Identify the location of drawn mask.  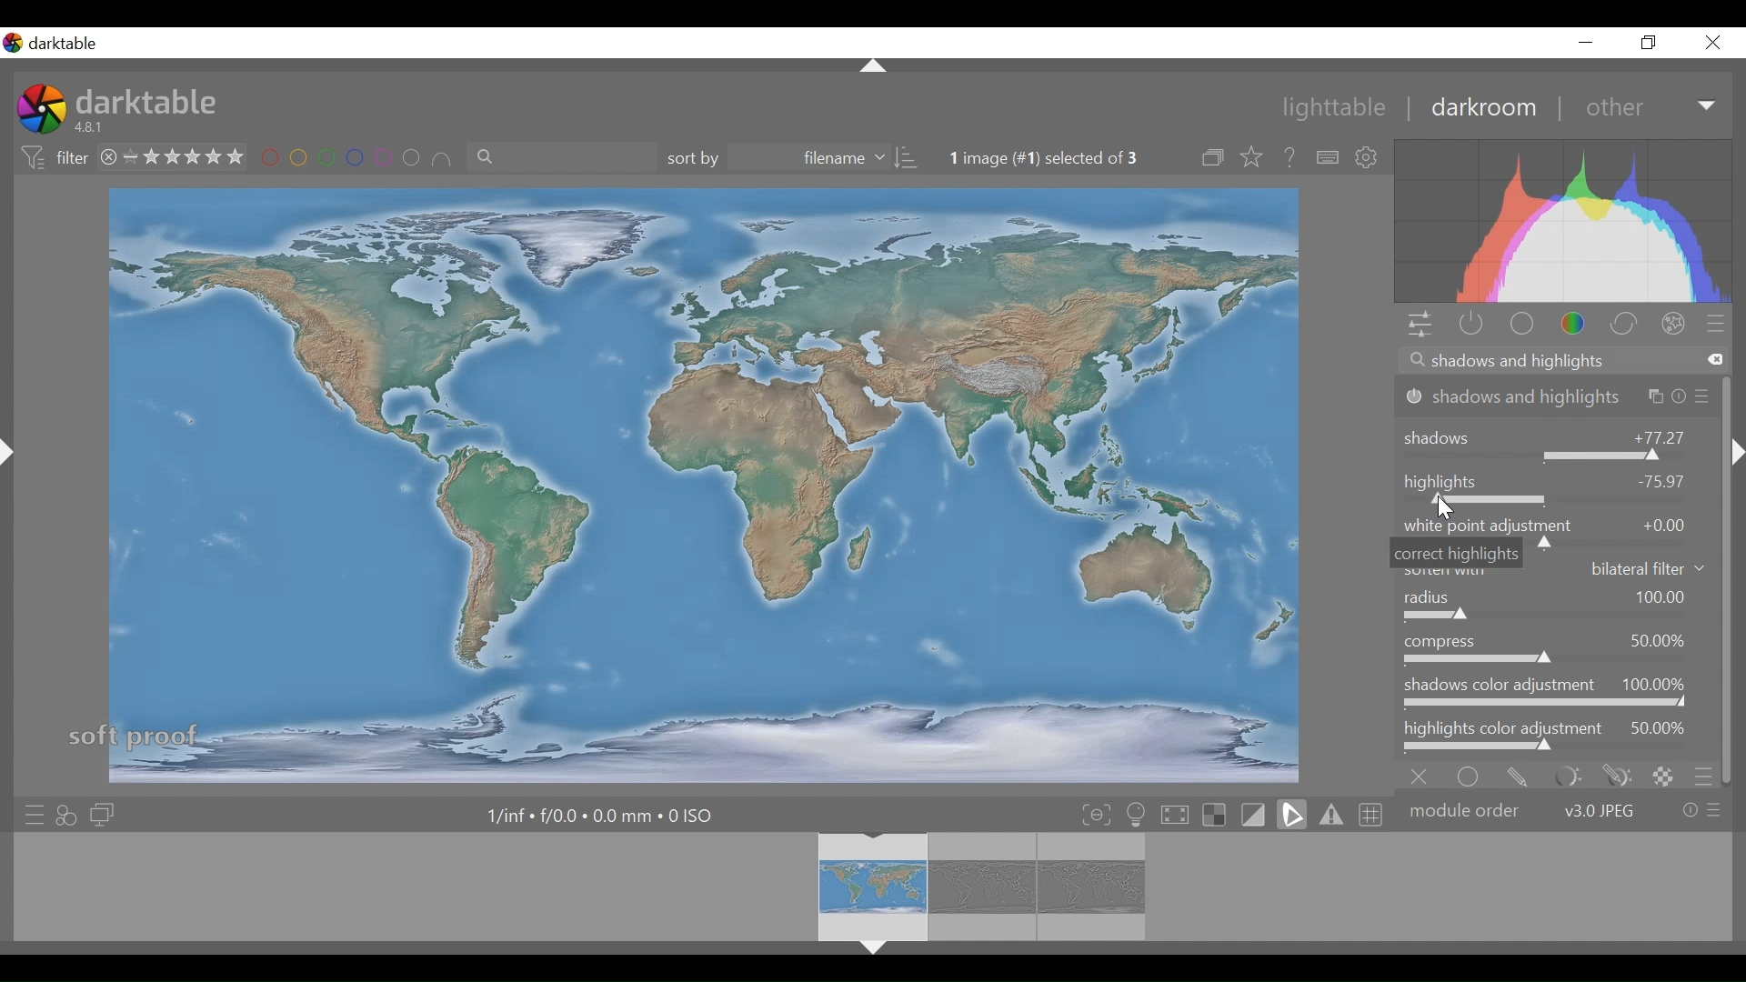
(1518, 775).